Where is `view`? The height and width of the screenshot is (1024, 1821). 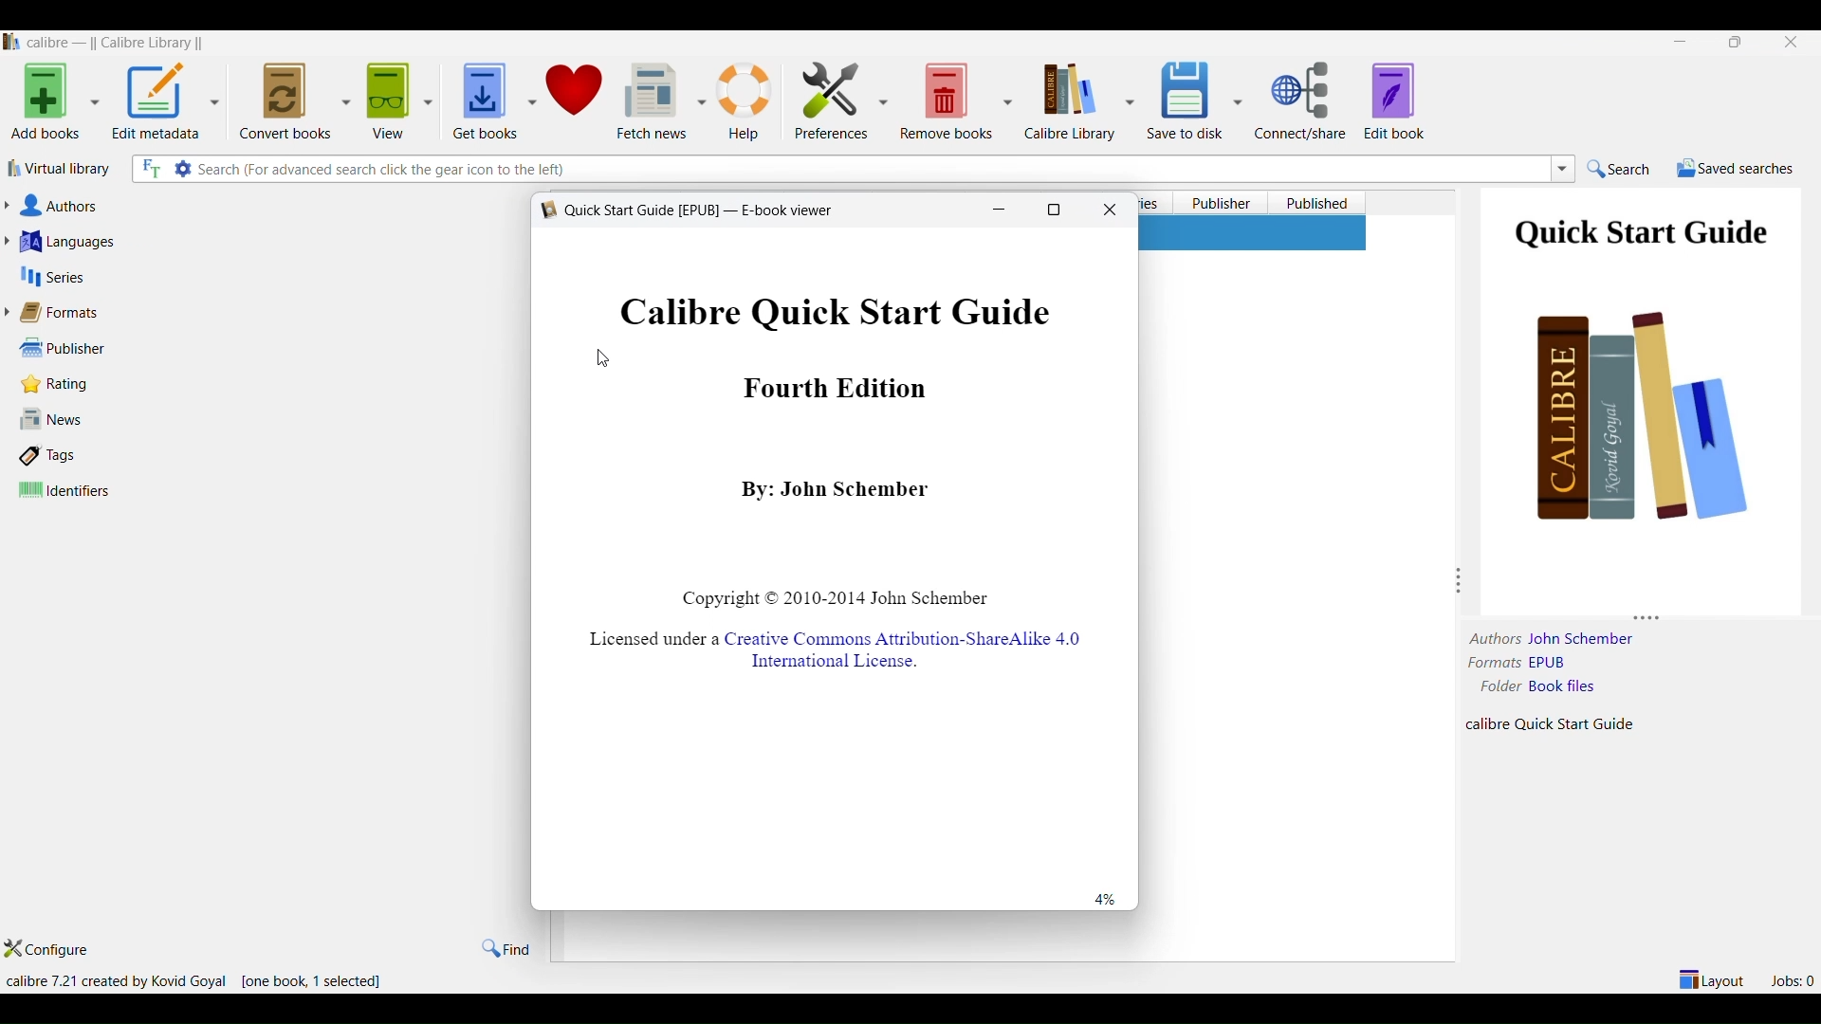 view is located at coordinates (386, 103).